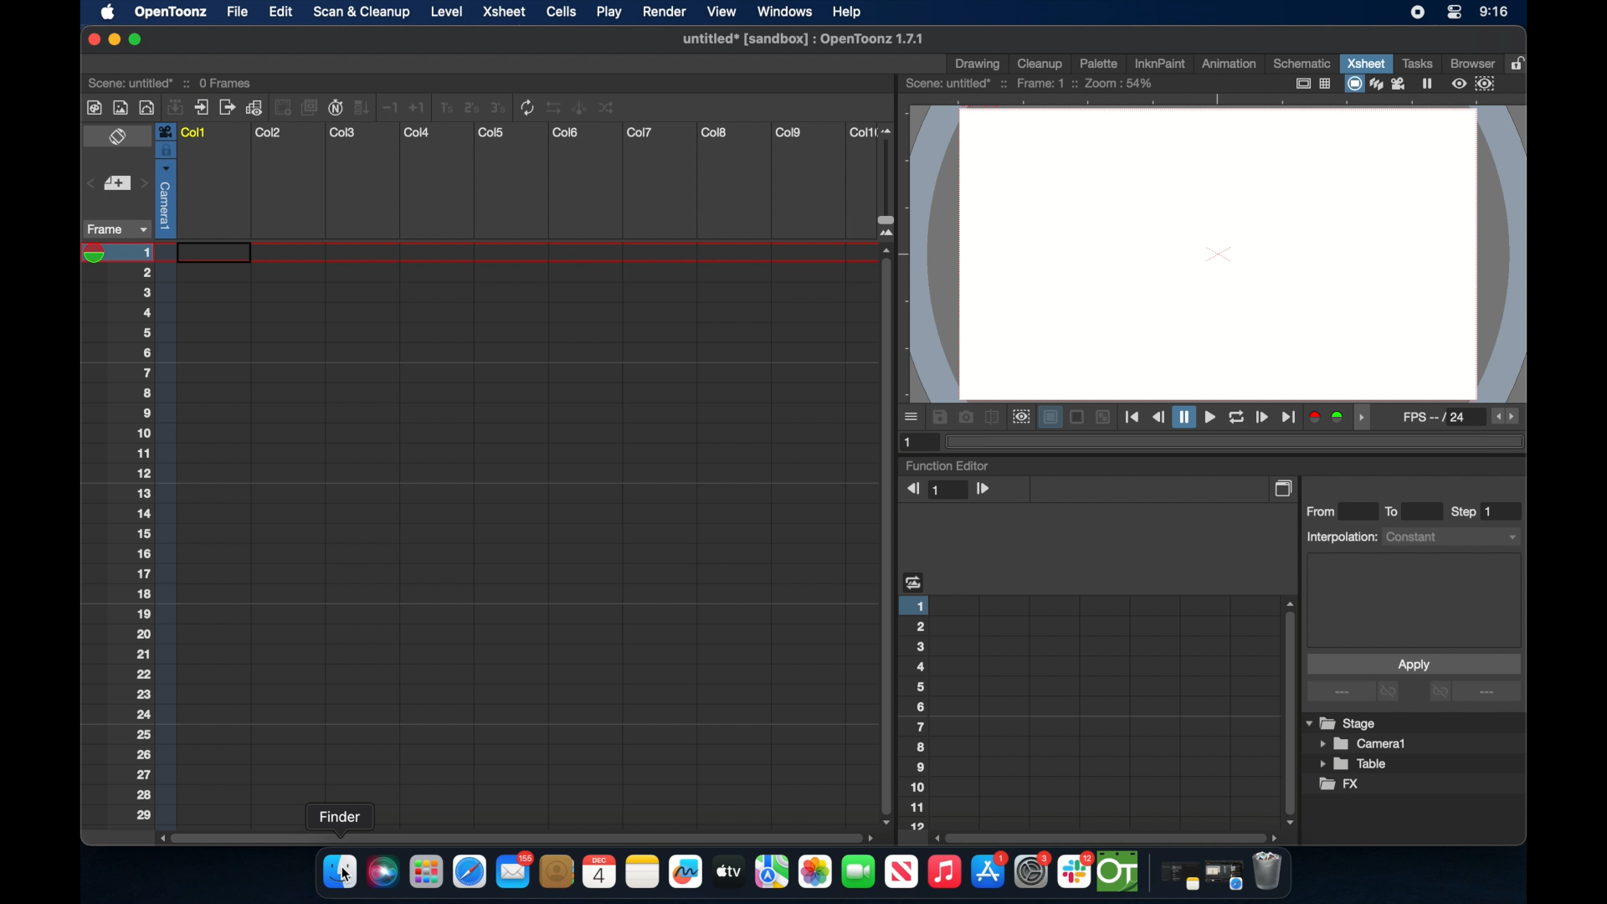  What do you see at coordinates (1364, 744) in the screenshot?
I see `camera1` at bounding box center [1364, 744].